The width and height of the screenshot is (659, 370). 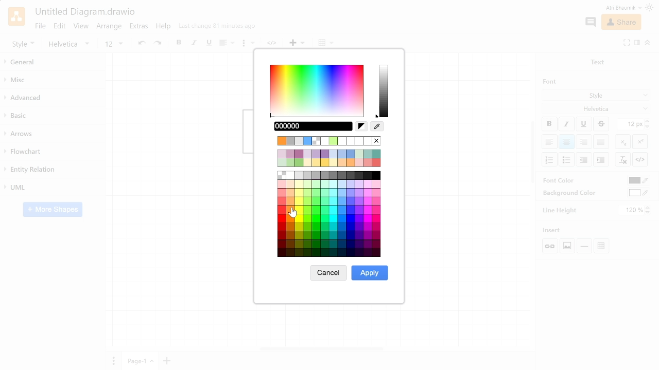 What do you see at coordinates (601, 159) in the screenshot?
I see `Decrease indent` at bounding box center [601, 159].